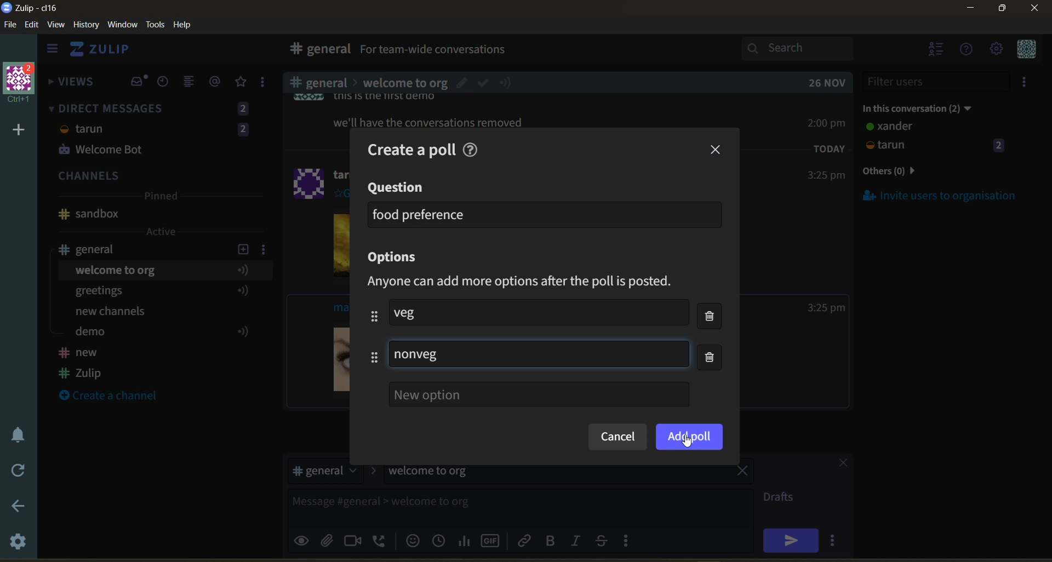 Image resolution: width=1052 pixels, height=562 pixels. I want to click on channel name, so click(95, 249).